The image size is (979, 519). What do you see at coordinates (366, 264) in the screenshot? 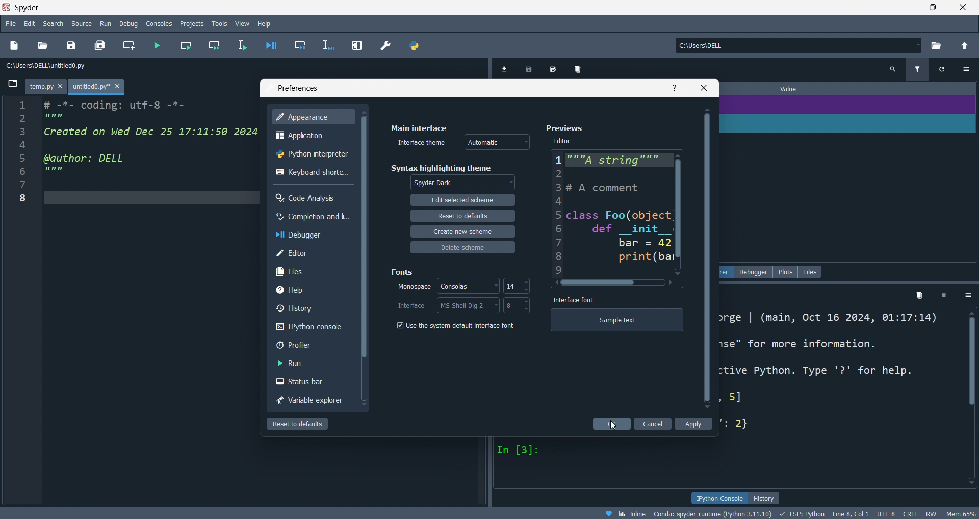
I see `scroll bar` at bounding box center [366, 264].